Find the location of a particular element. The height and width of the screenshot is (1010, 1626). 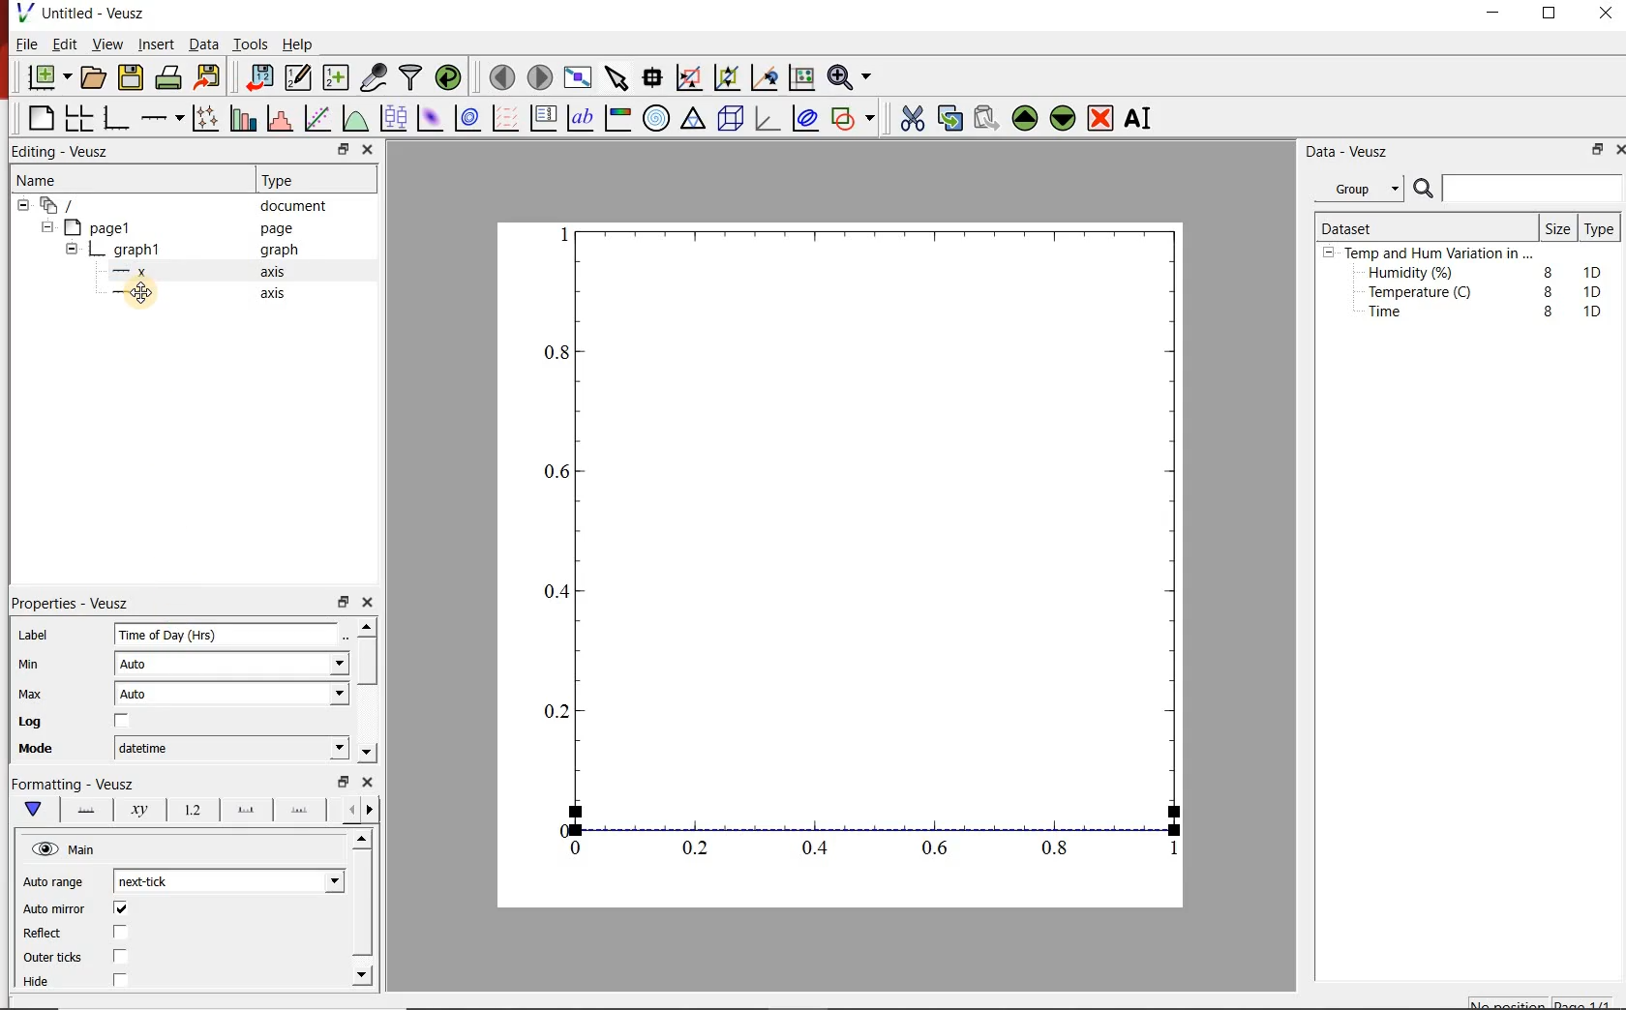

create new datasets using ranges, parametrically or as functions of existing datasets is located at coordinates (337, 78).